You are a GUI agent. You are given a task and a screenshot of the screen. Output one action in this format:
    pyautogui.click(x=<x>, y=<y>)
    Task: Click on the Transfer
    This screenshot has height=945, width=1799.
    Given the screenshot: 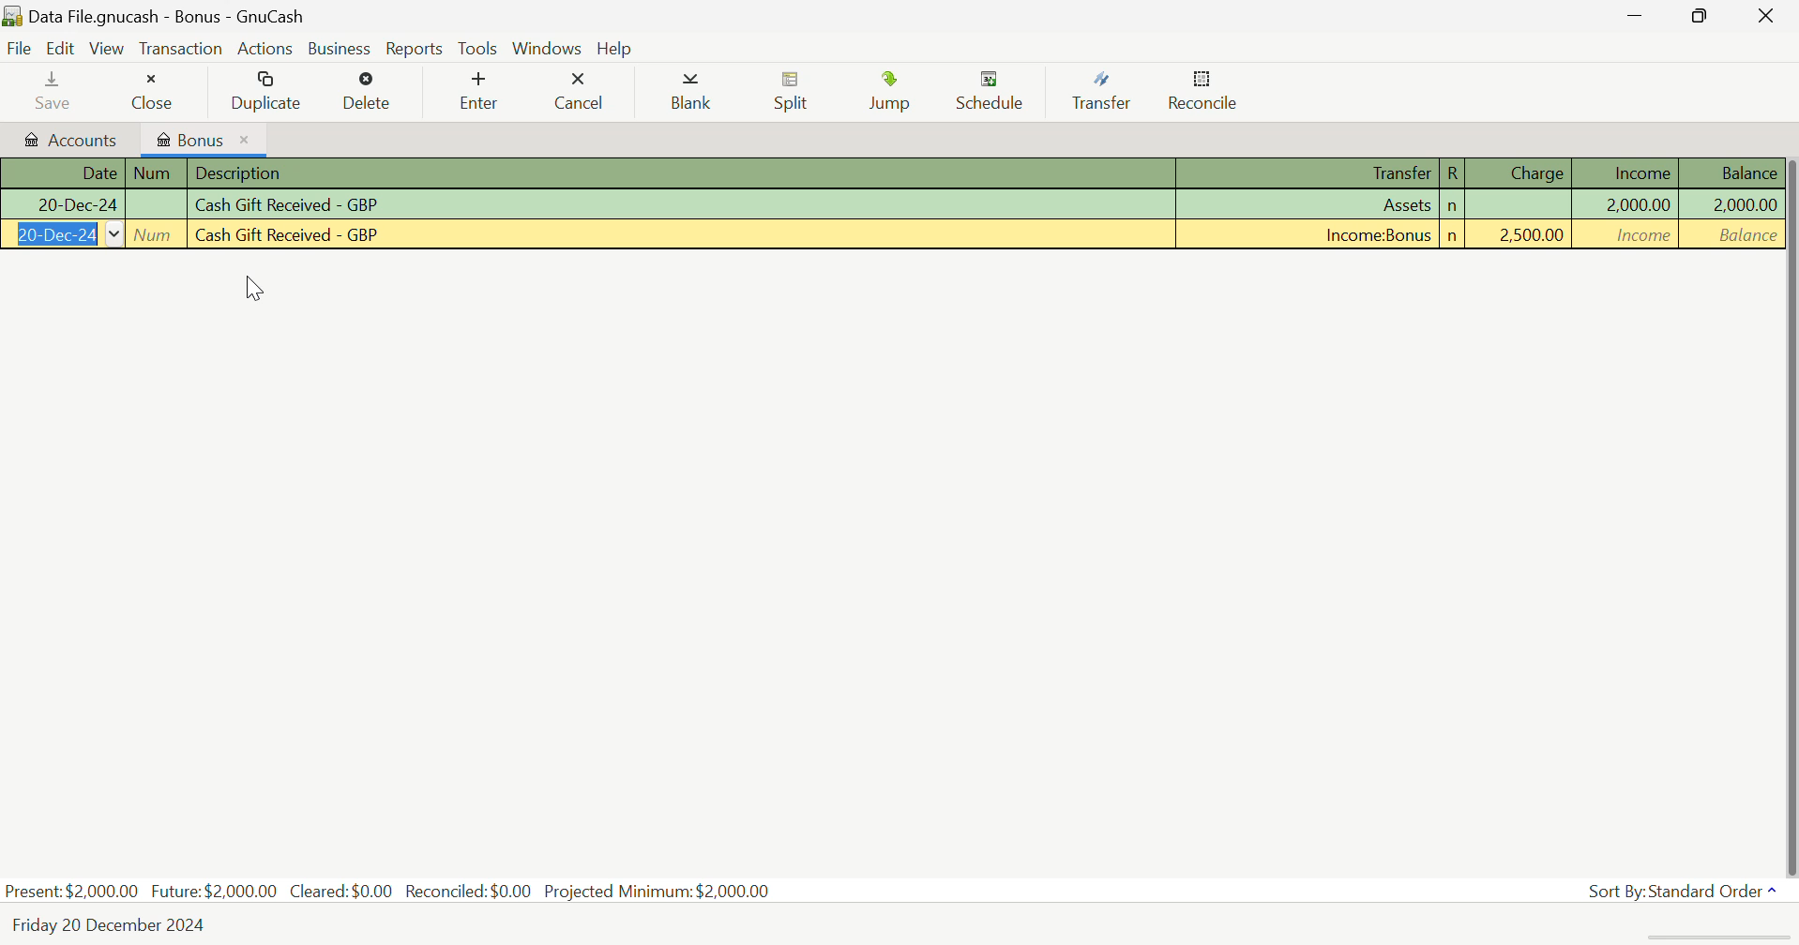 What is the action you would take?
    pyautogui.click(x=1109, y=92)
    